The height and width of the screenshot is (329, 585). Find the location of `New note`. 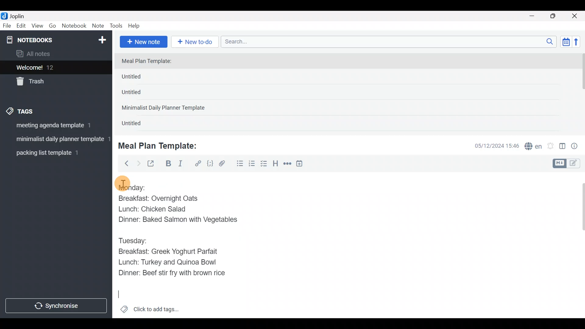

New note is located at coordinates (143, 41).